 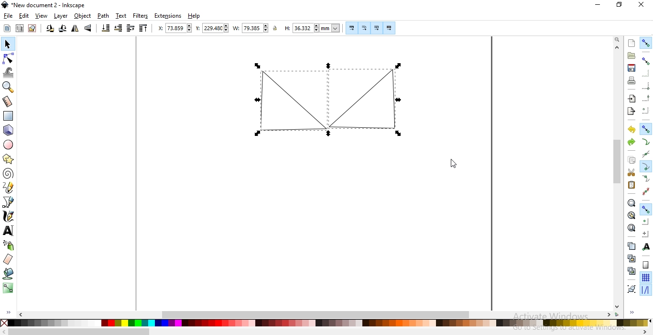 What do you see at coordinates (172, 28) in the screenshot?
I see `horizontal coordinate of selection` at bounding box center [172, 28].